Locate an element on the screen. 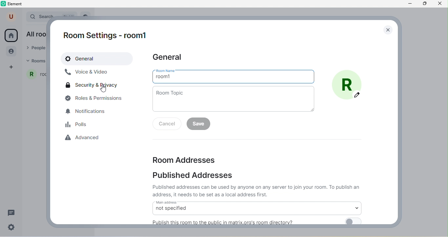 This screenshot has width=448, height=237. people is located at coordinates (12, 52).